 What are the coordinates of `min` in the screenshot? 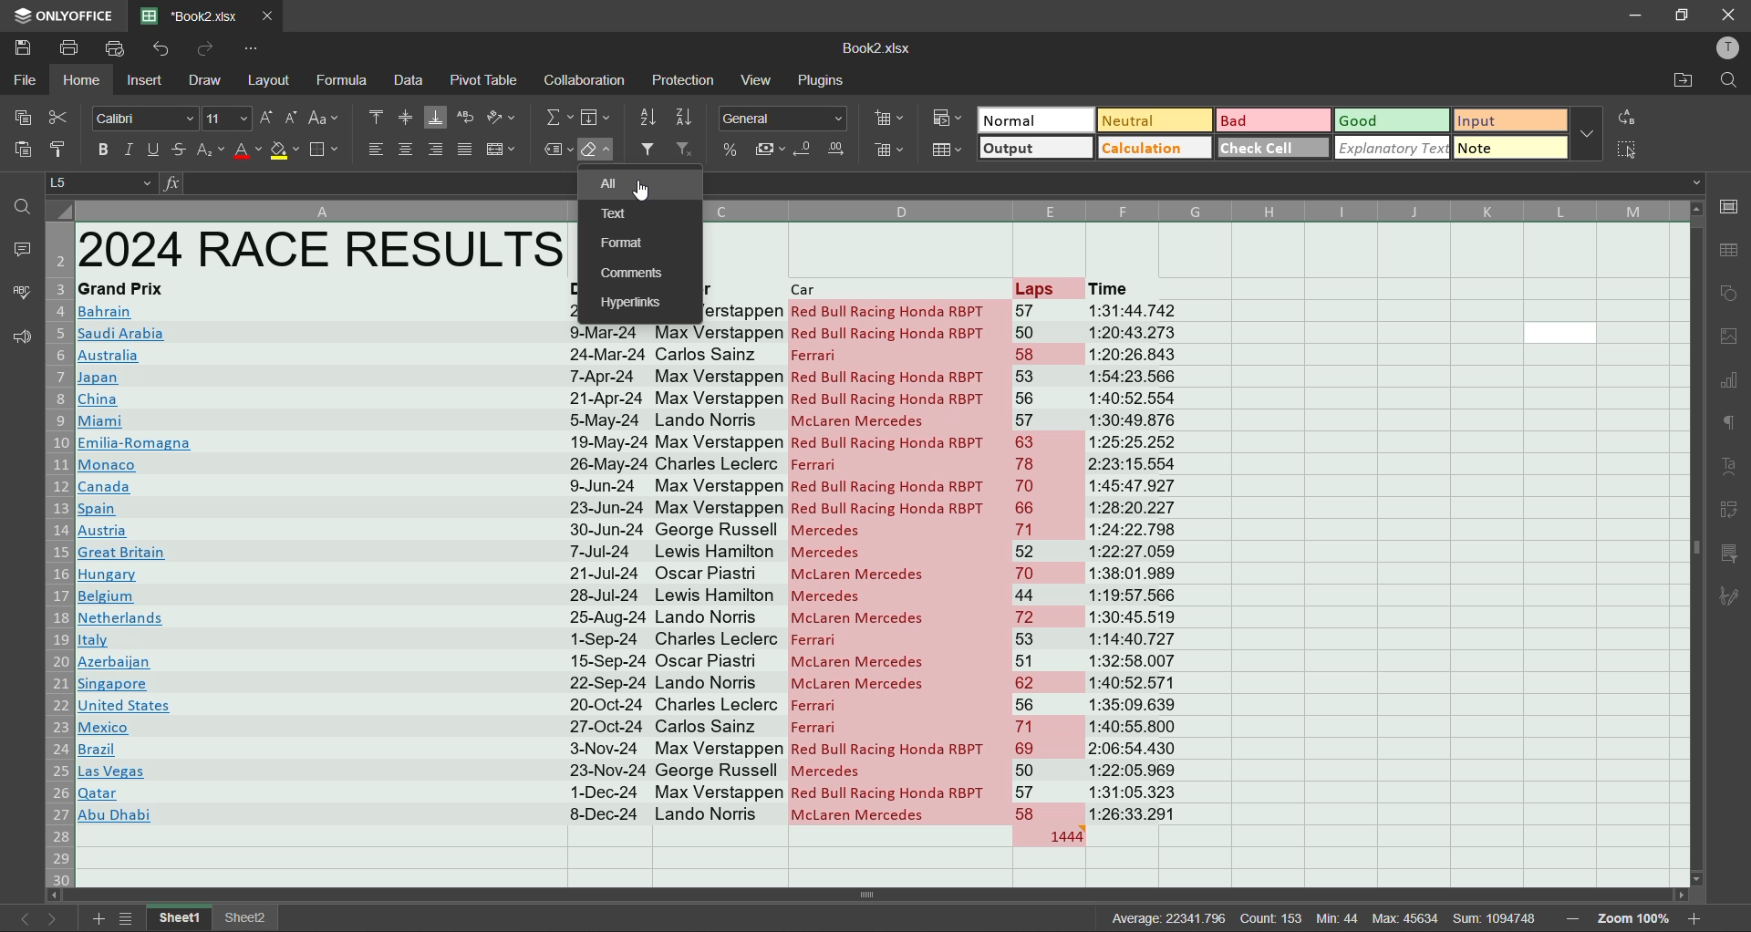 It's located at (1341, 918).